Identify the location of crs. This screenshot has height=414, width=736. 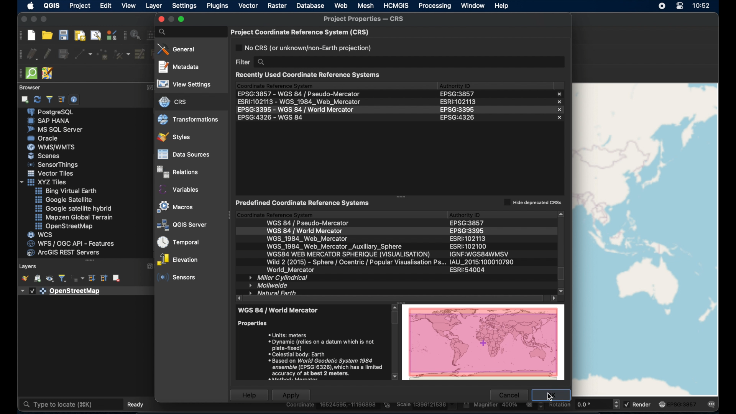
(171, 101).